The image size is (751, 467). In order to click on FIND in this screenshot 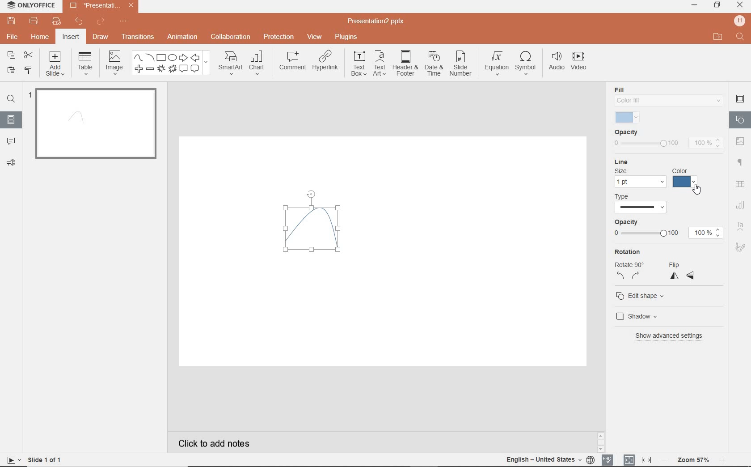, I will do `click(740, 37)`.